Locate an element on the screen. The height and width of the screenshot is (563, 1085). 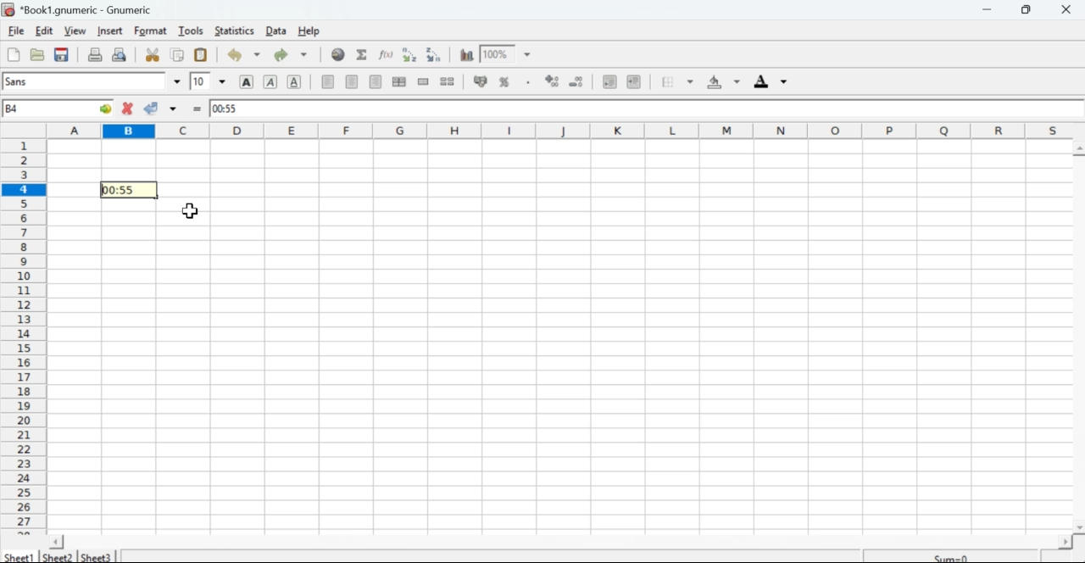
Underline is located at coordinates (296, 81).